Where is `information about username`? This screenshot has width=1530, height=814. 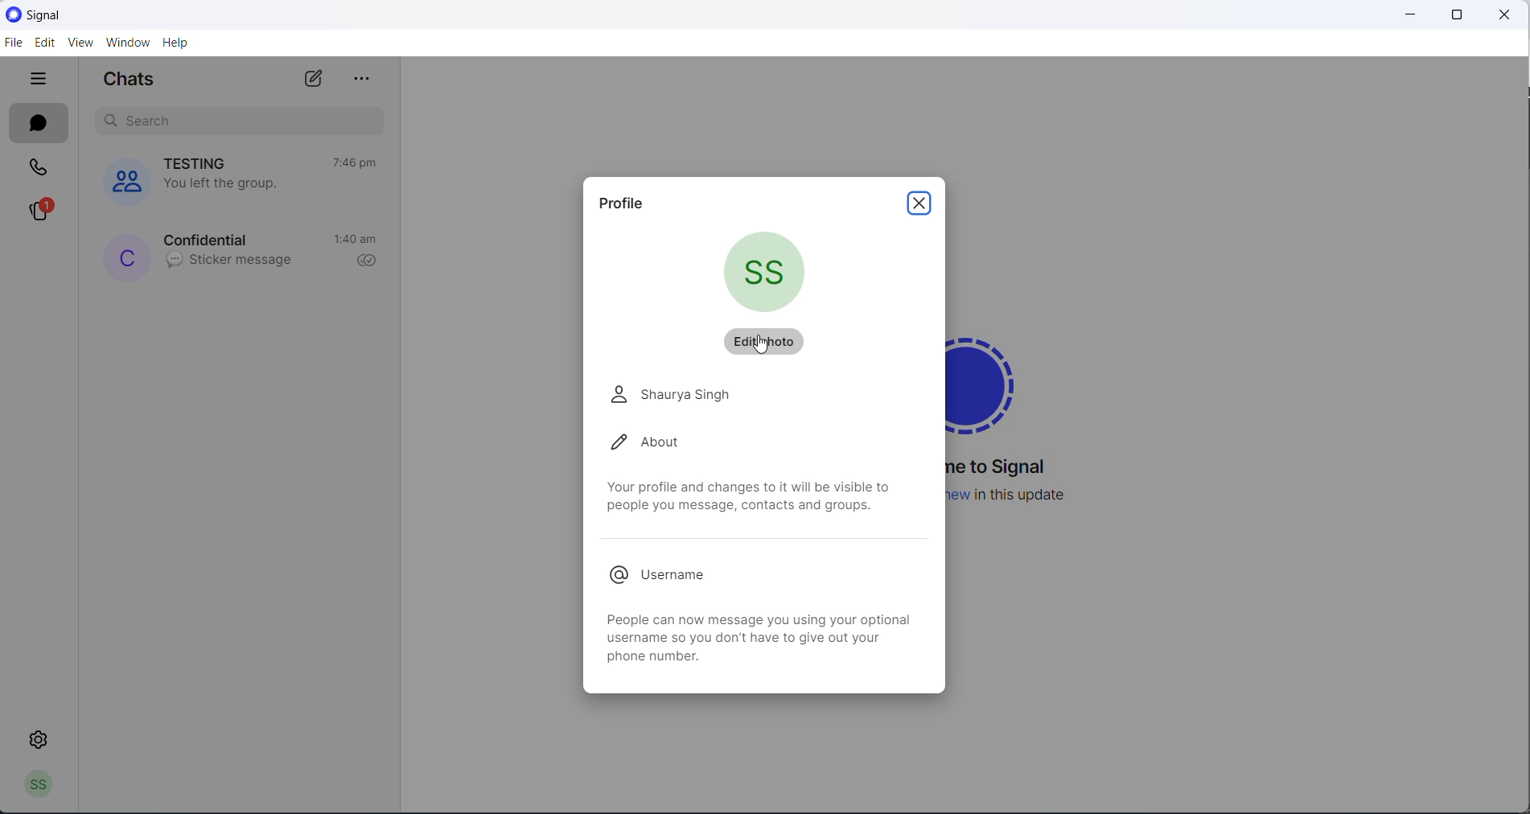
information about username is located at coordinates (763, 643).